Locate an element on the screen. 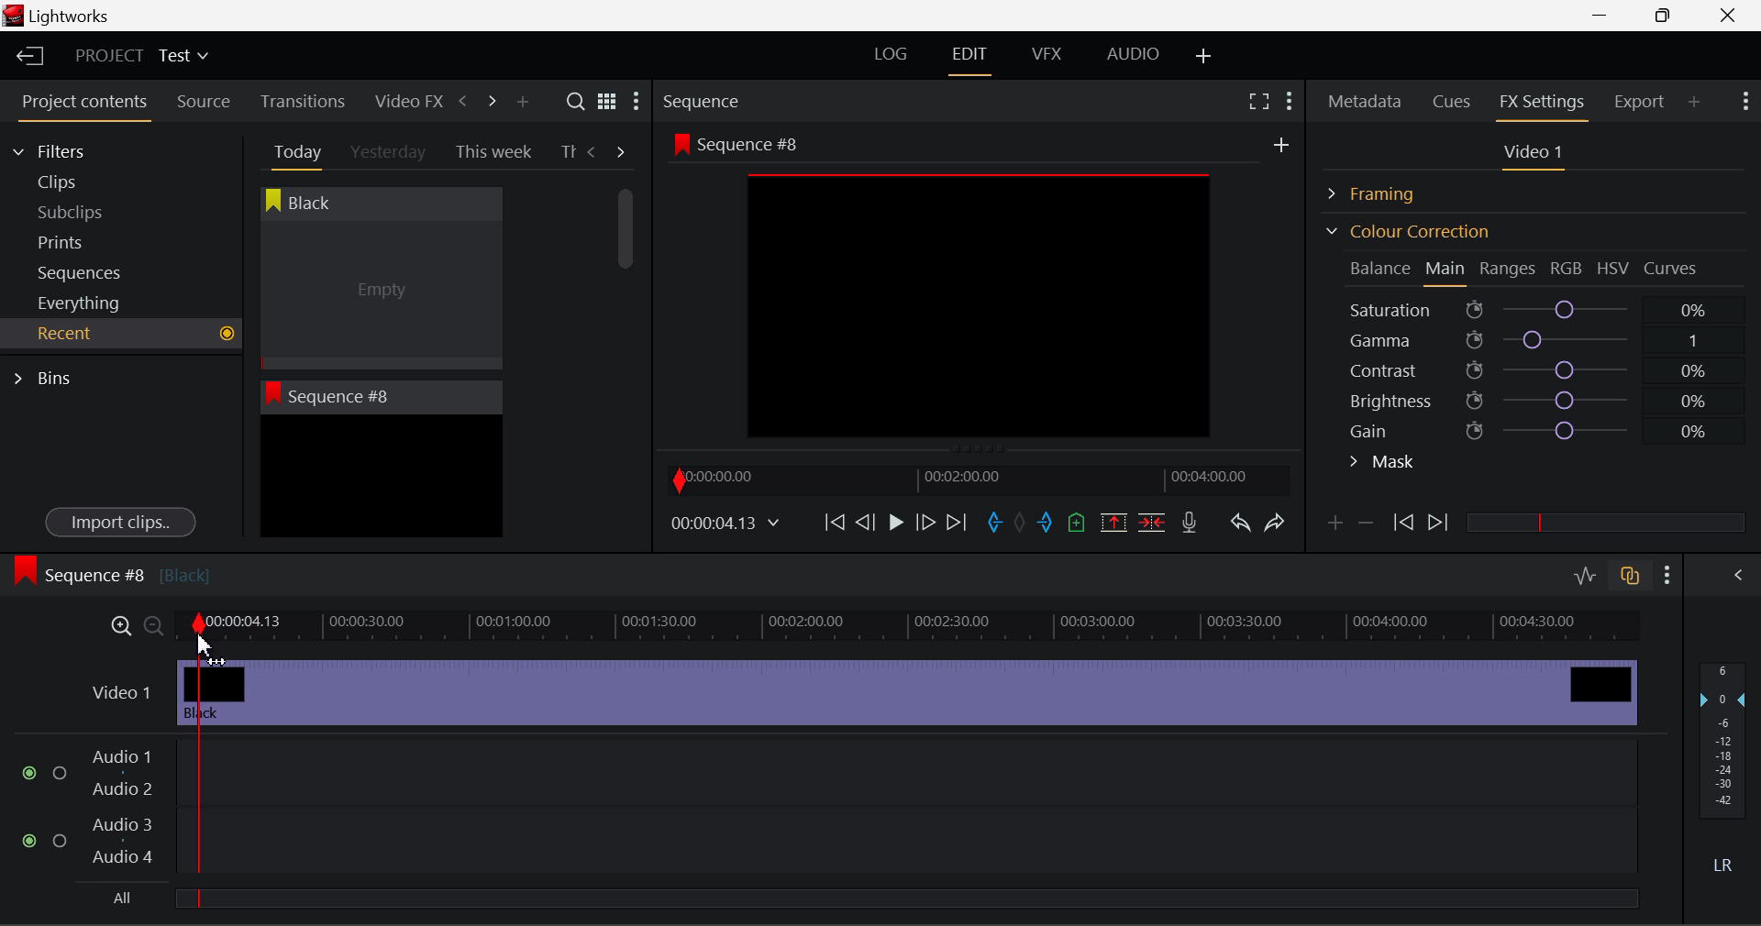 This screenshot has width=1761, height=926. Play is located at coordinates (893, 524).